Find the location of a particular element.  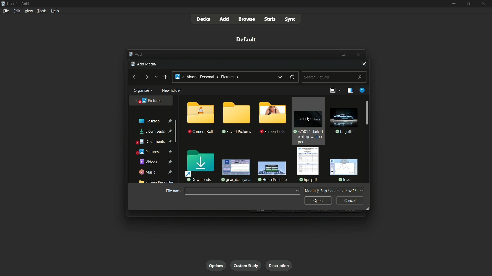

file-4 is located at coordinates (271, 171).